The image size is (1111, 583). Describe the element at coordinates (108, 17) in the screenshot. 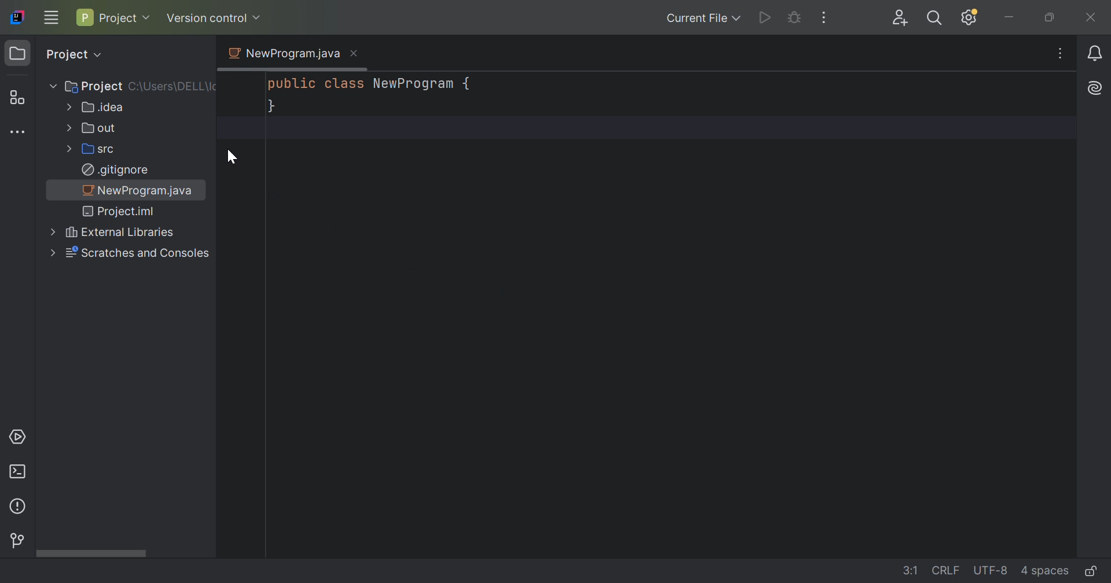

I see `Project` at that location.